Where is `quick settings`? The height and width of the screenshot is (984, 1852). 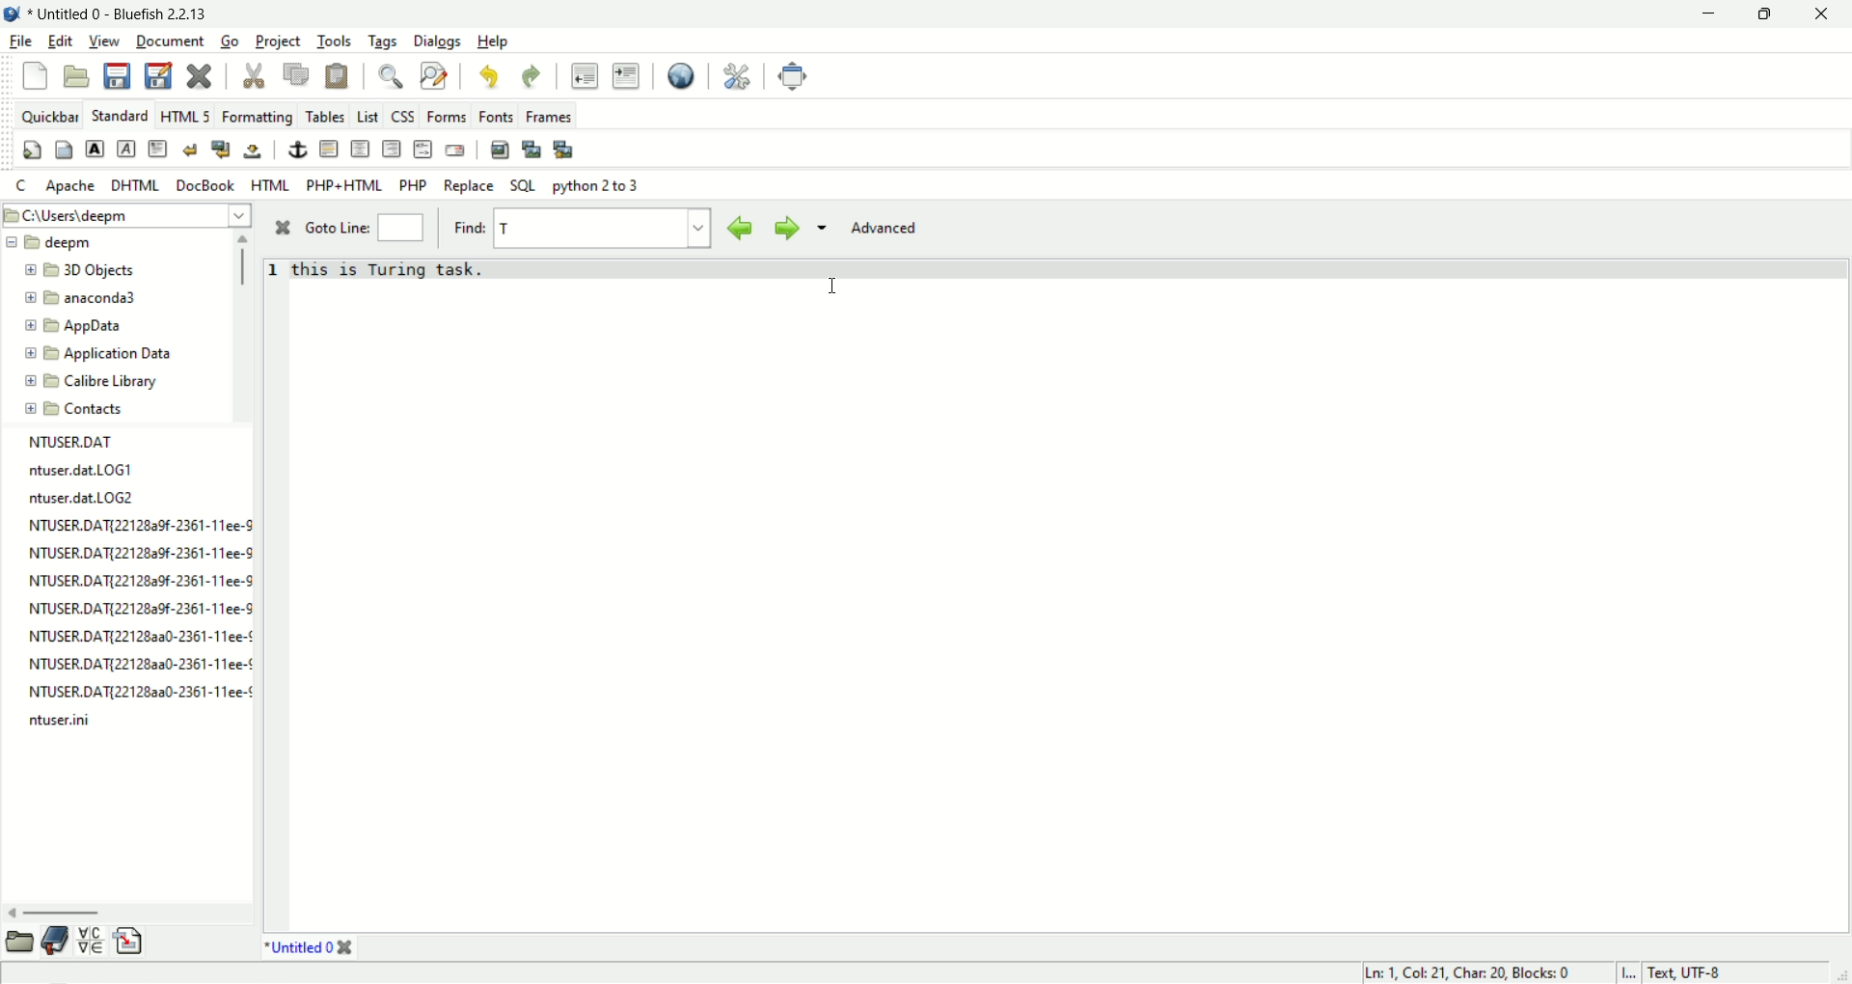 quick settings is located at coordinates (33, 151).